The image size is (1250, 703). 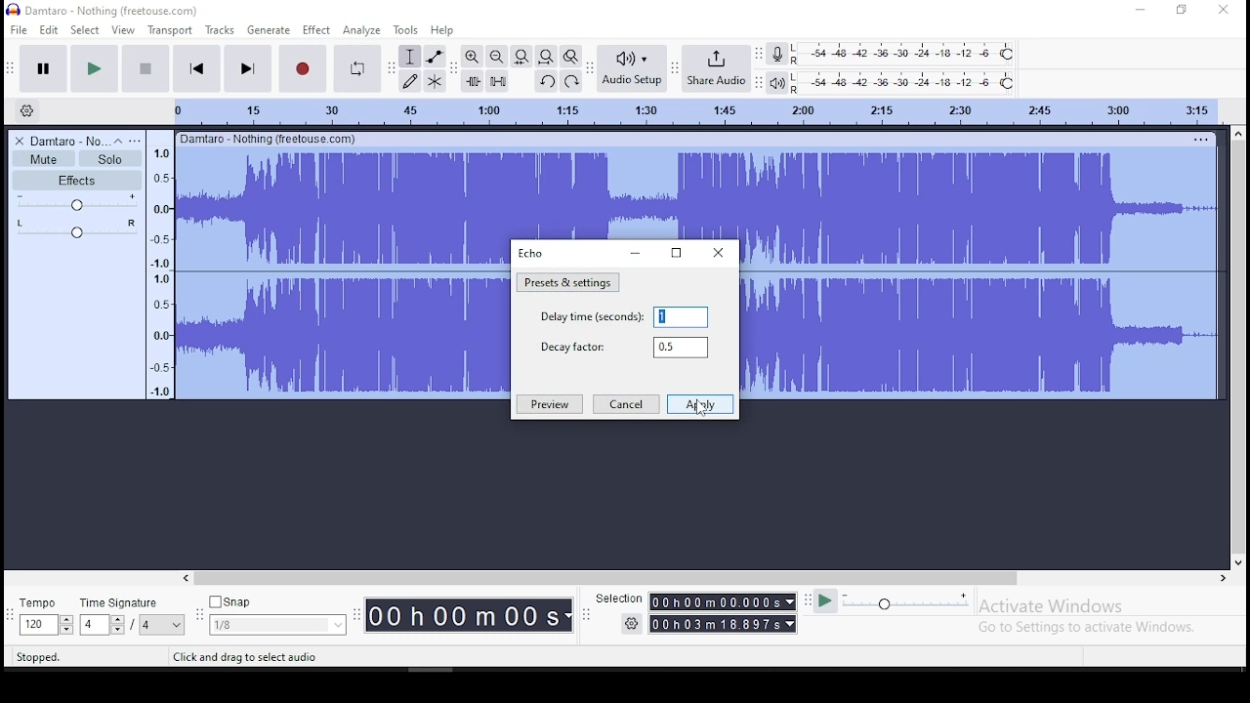 I want to click on audio setup, so click(x=632, y=67).